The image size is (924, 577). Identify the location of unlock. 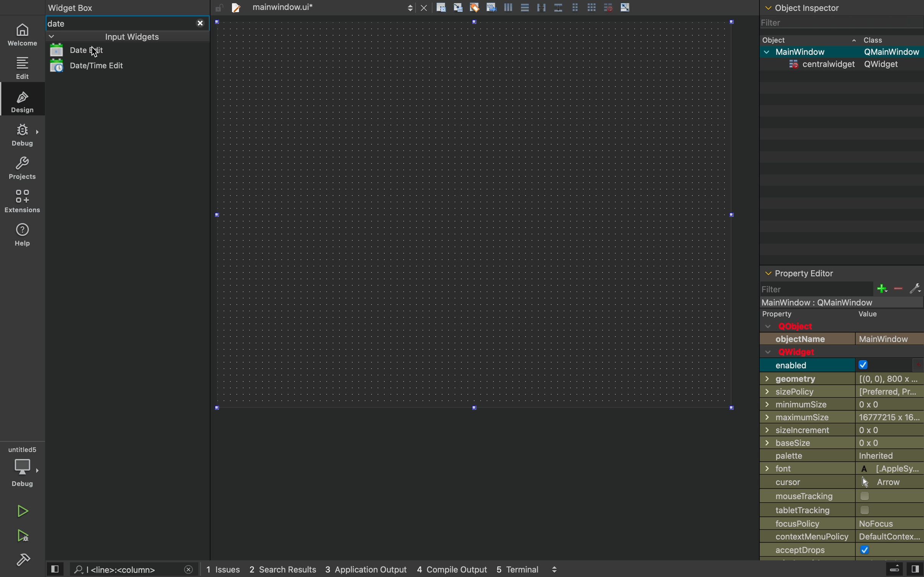
(219, 8).